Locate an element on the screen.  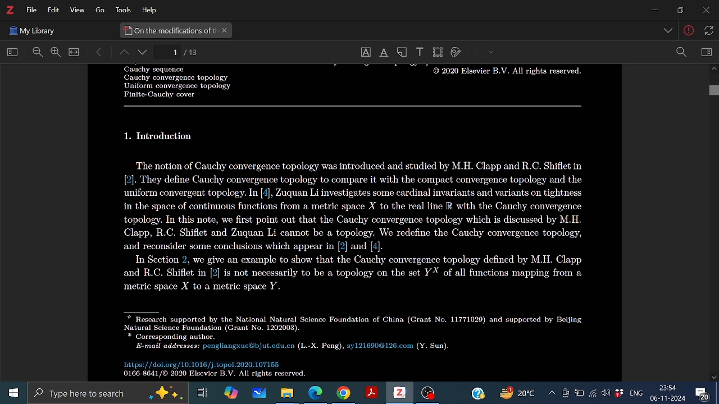
Google chorme is located at coordinates (343, 393).